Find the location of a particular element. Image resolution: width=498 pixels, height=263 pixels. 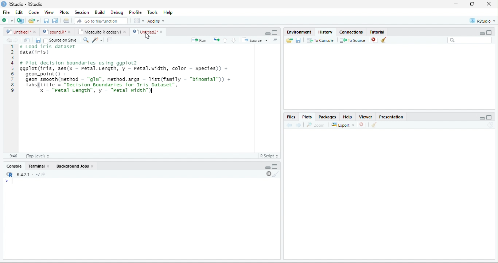

R Script is located at coordinates (269, 156).